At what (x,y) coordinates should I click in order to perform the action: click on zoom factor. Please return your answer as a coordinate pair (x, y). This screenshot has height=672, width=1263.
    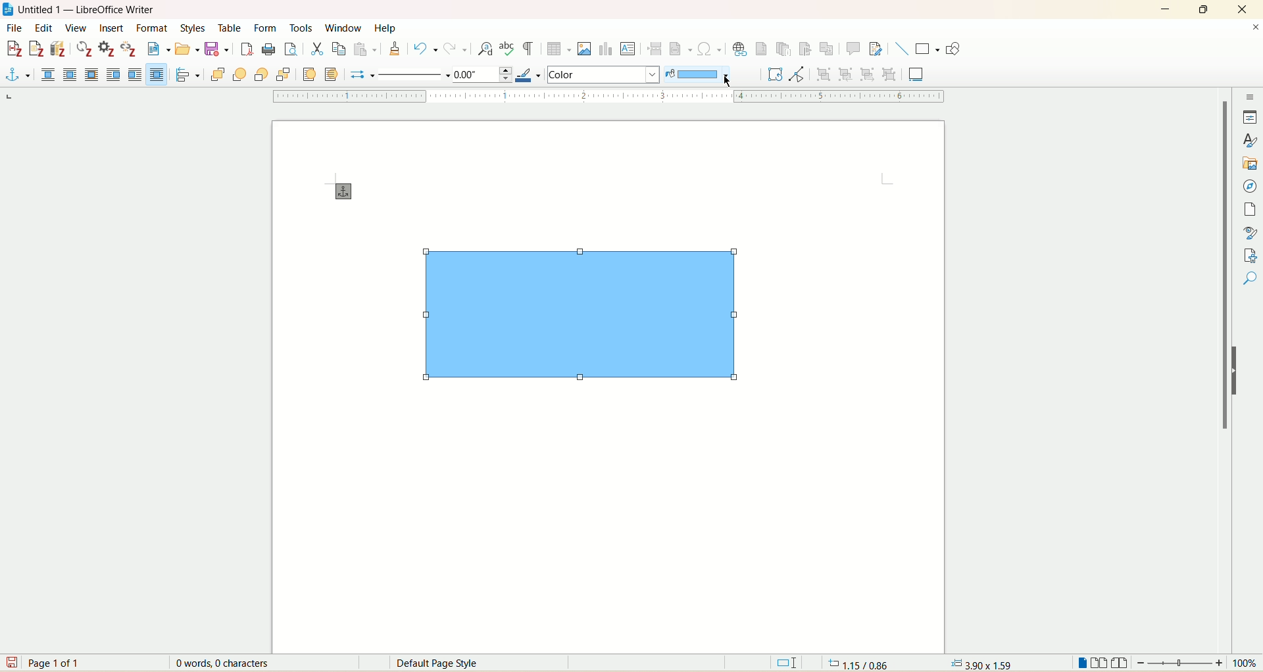
    Looking at the image, I should click on (1199, 663).